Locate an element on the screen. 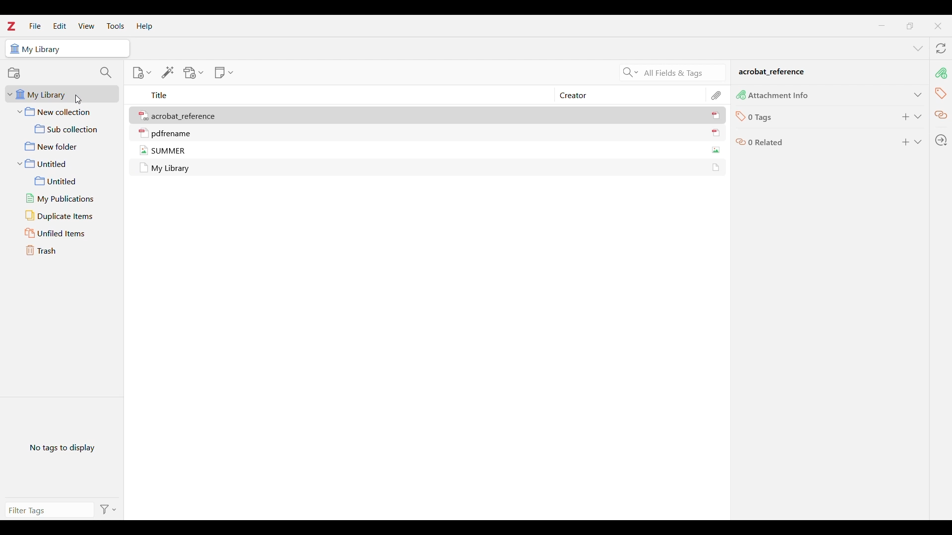  icon is located at coordinates (144, 168).